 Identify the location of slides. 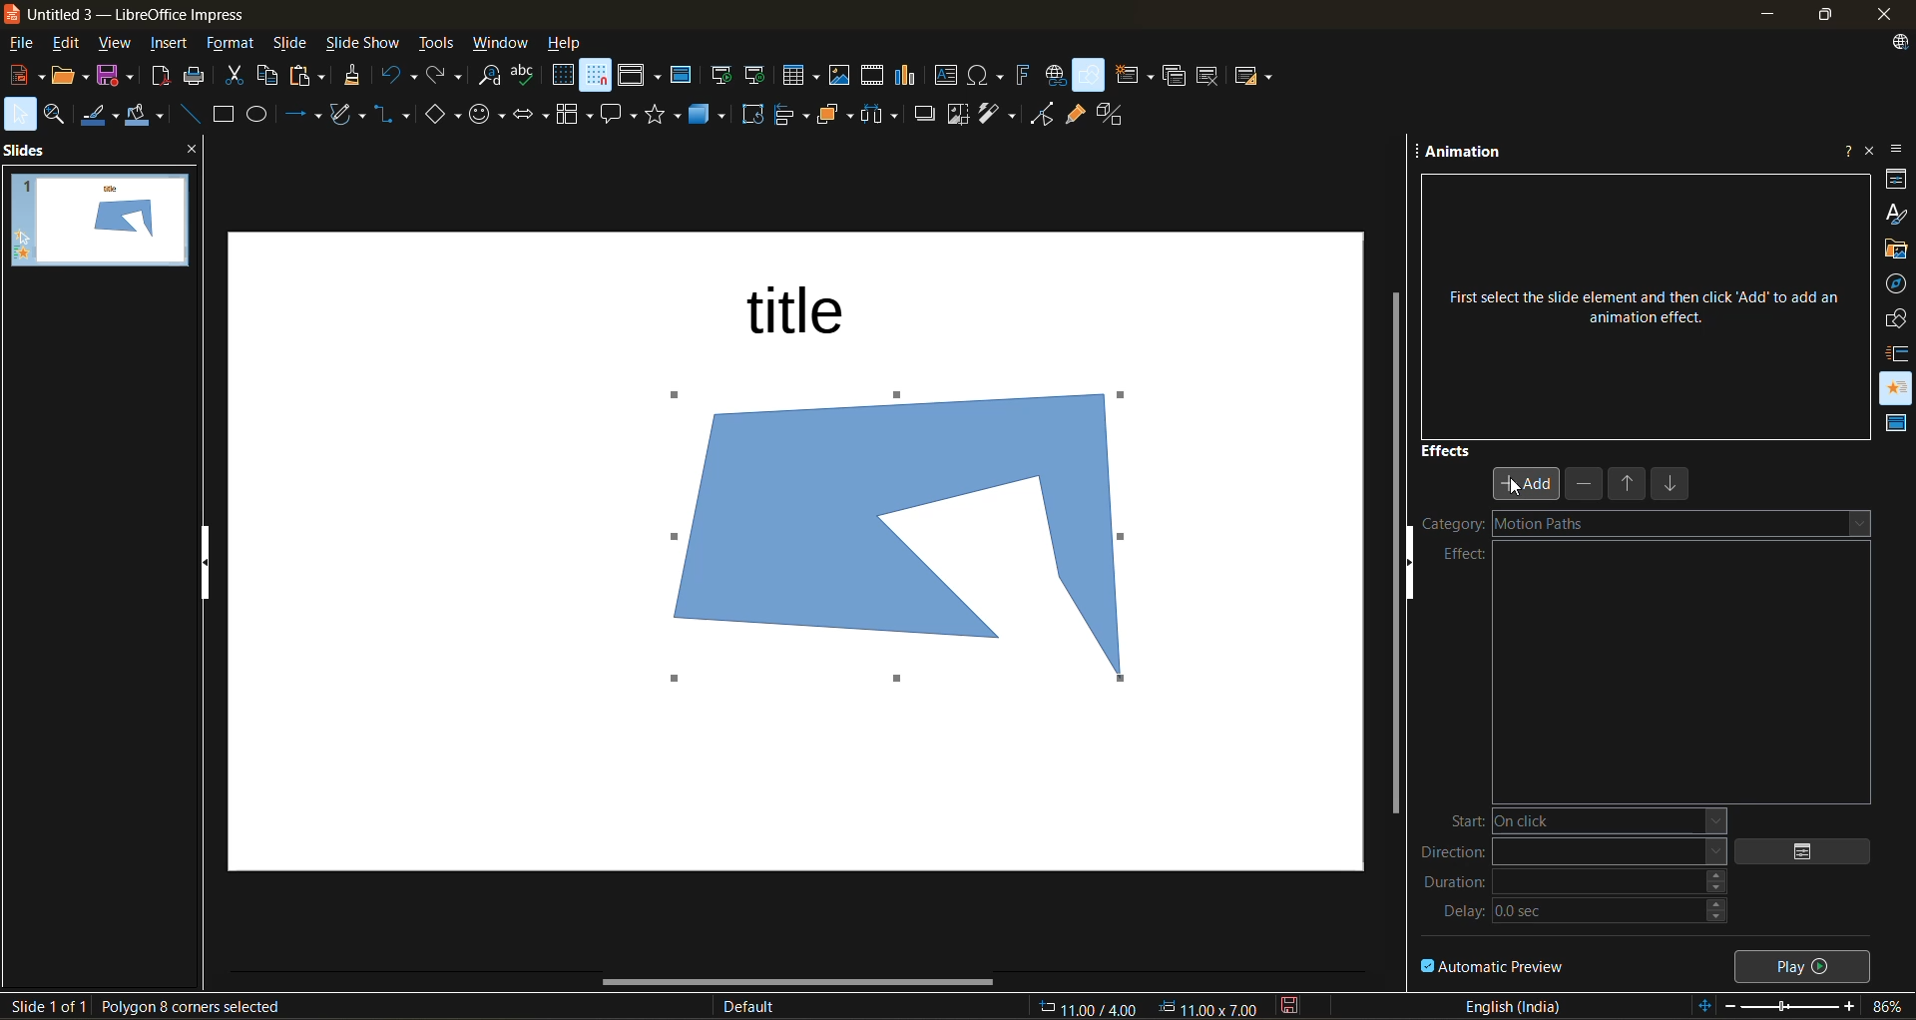
(31, 150).